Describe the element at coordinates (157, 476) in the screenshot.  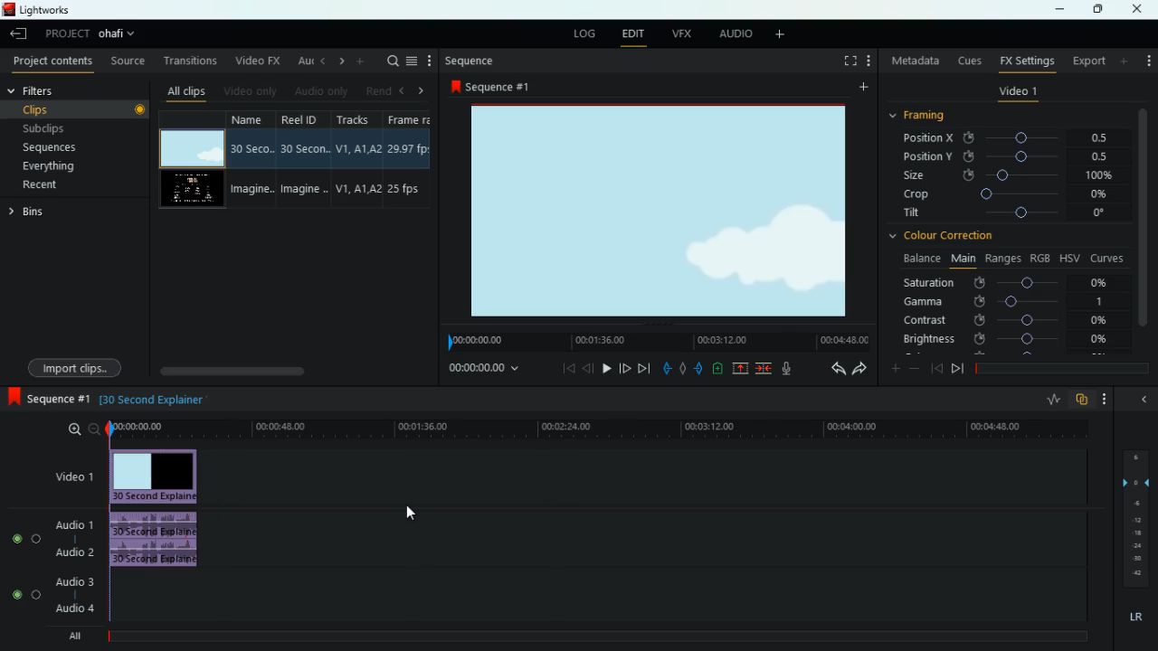
I see `video` at that location.